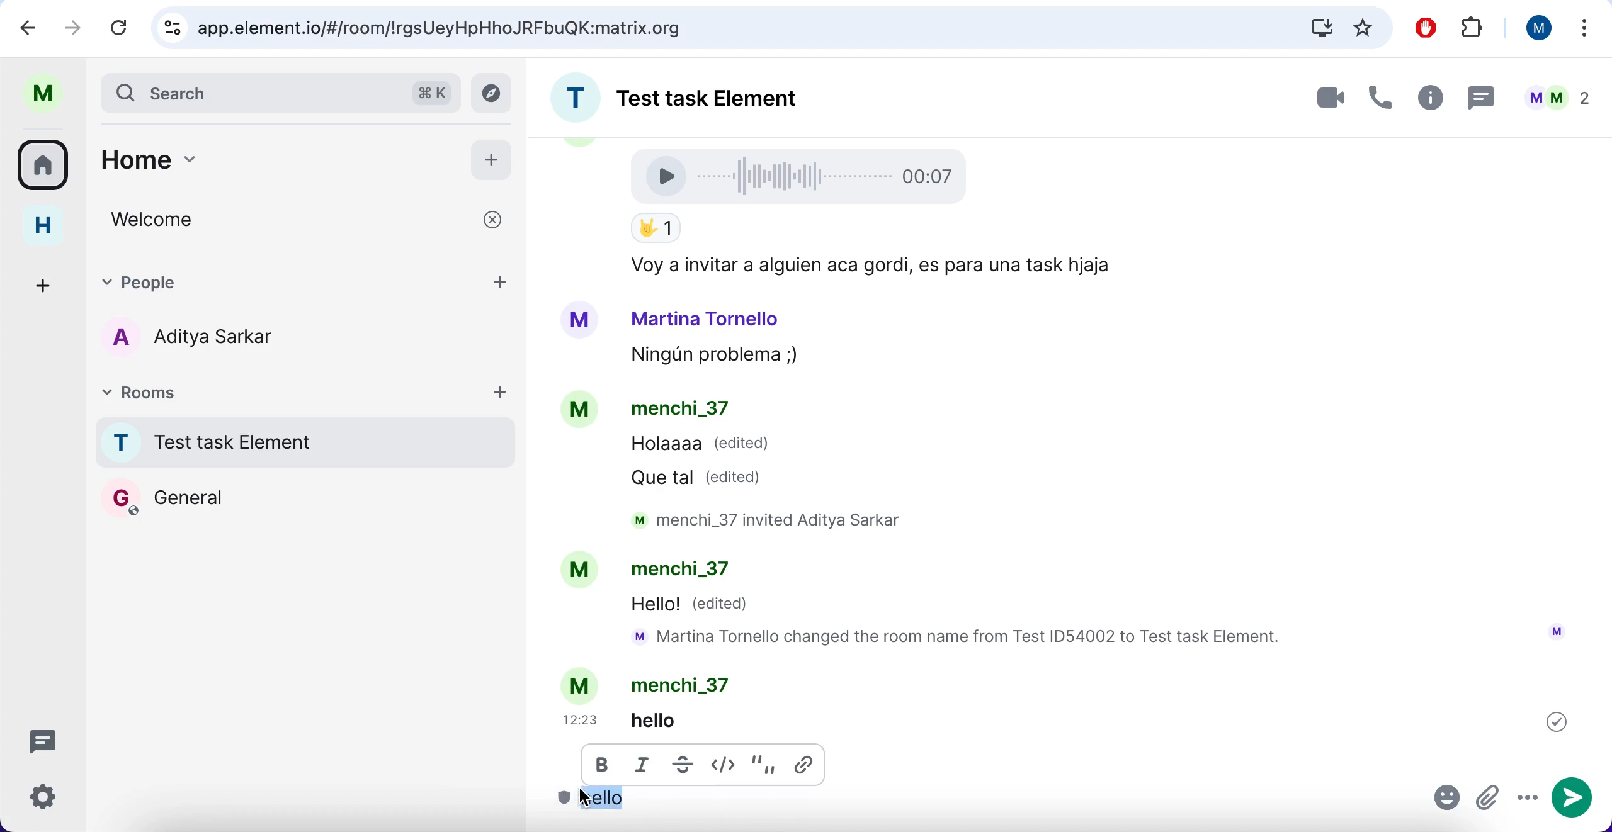 The width and height of the screenshot is (1612, 832). Describe the element at coordinates (1479, 97) in the screenshot. I see `thread` at that location.